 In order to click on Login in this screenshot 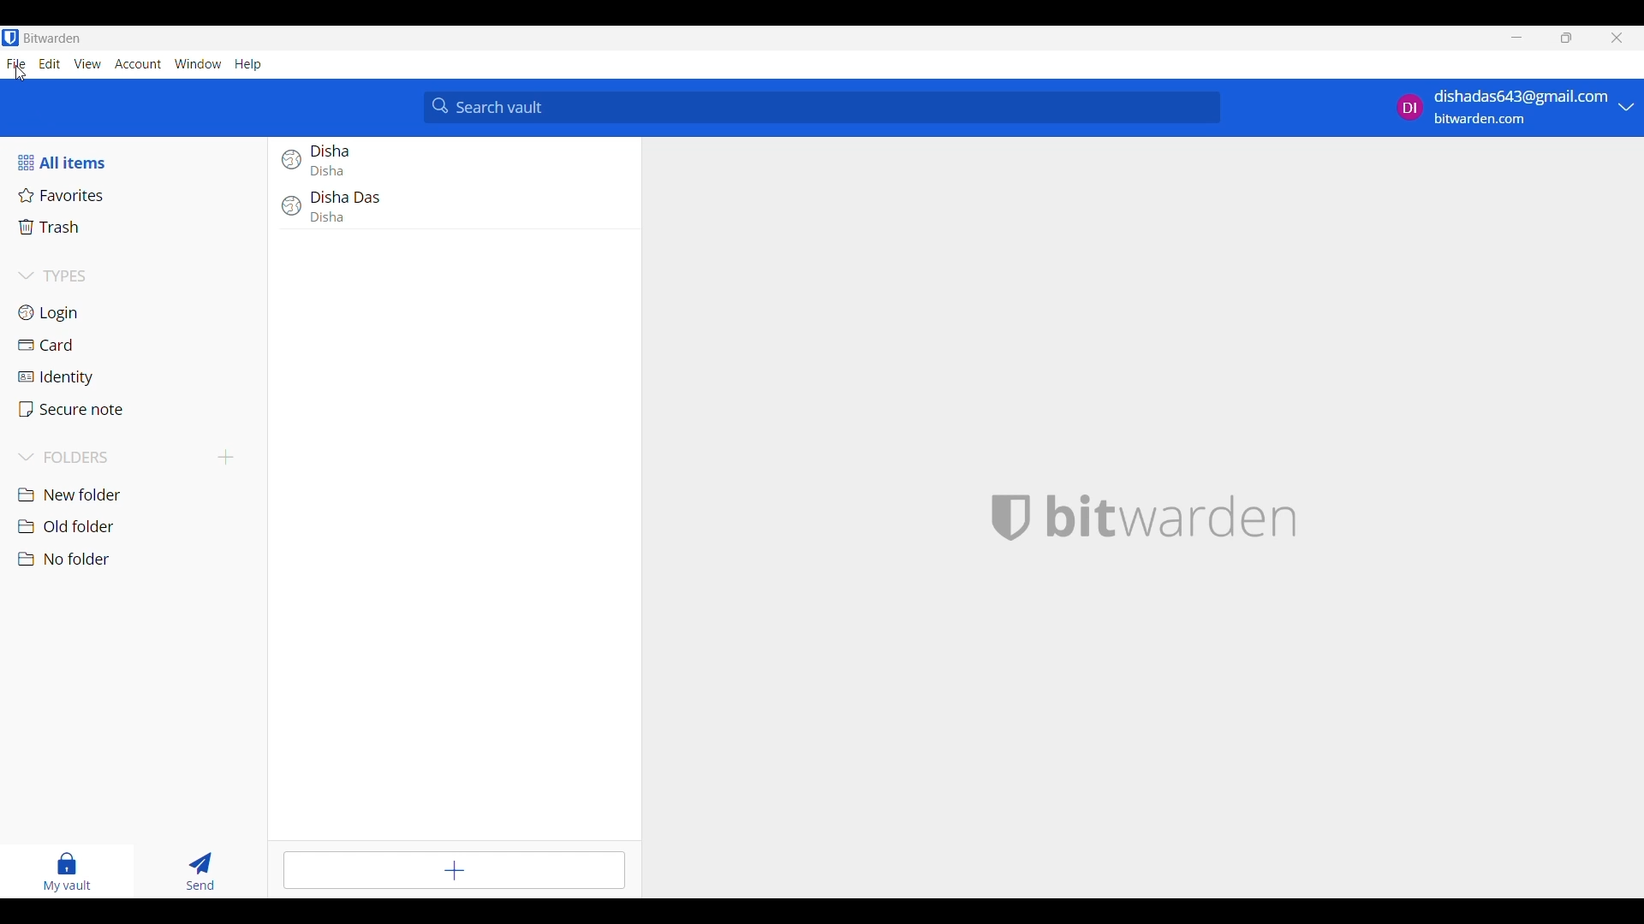, I will do `click(138, 312)`.